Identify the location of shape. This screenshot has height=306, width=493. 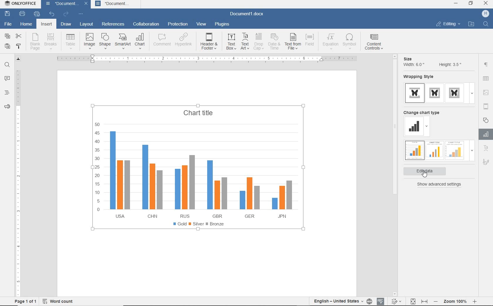
(486, 120).